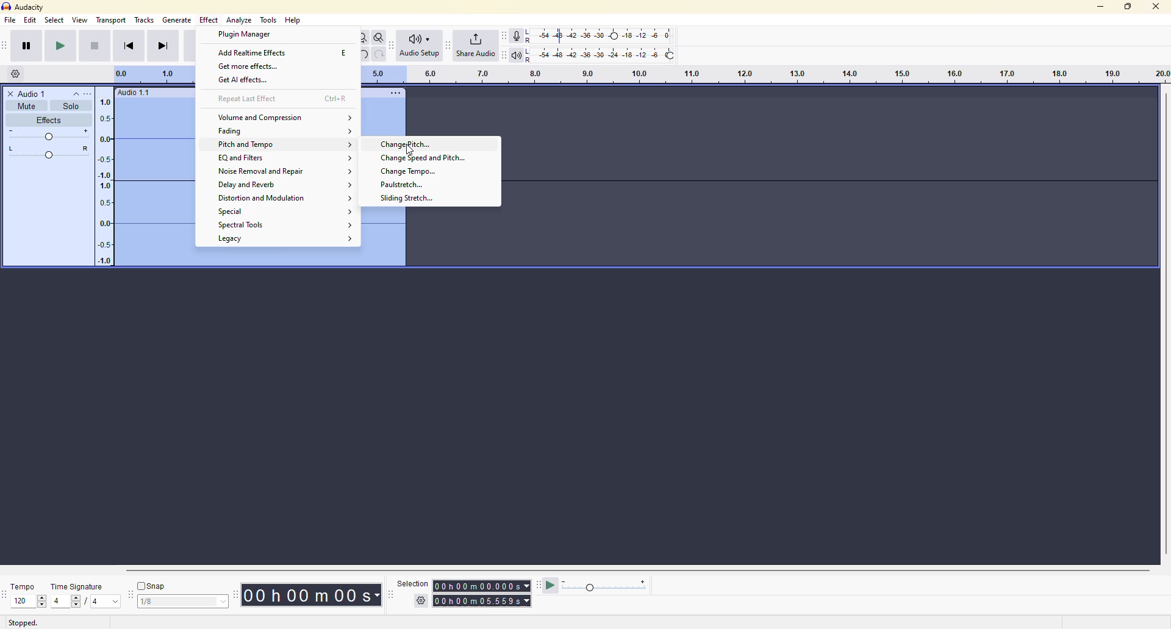 This screenshot has height=629, width=1171. Describe the element at coordinates (295, 20) in the screenshot. I see `help` at that location.